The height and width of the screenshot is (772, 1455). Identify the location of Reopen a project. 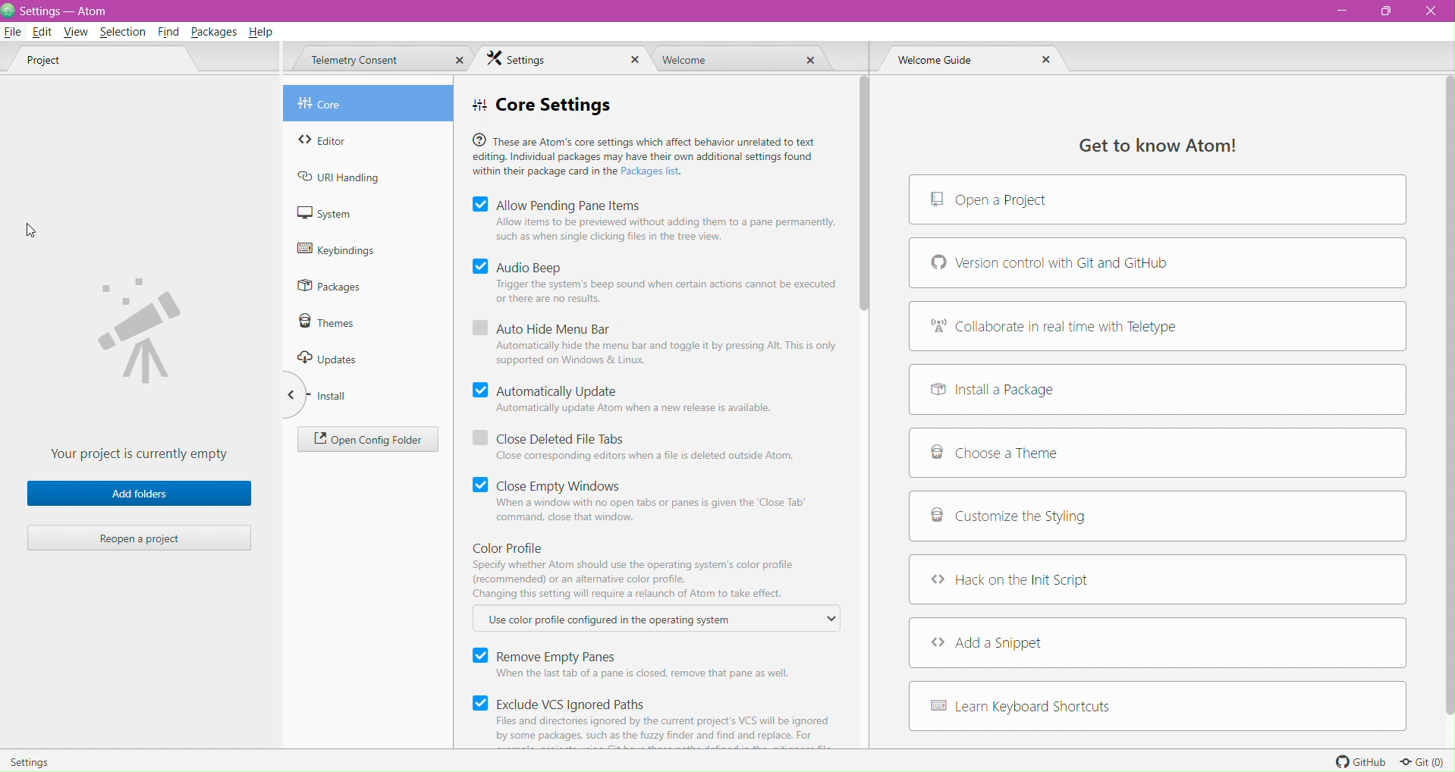
(141, 538).